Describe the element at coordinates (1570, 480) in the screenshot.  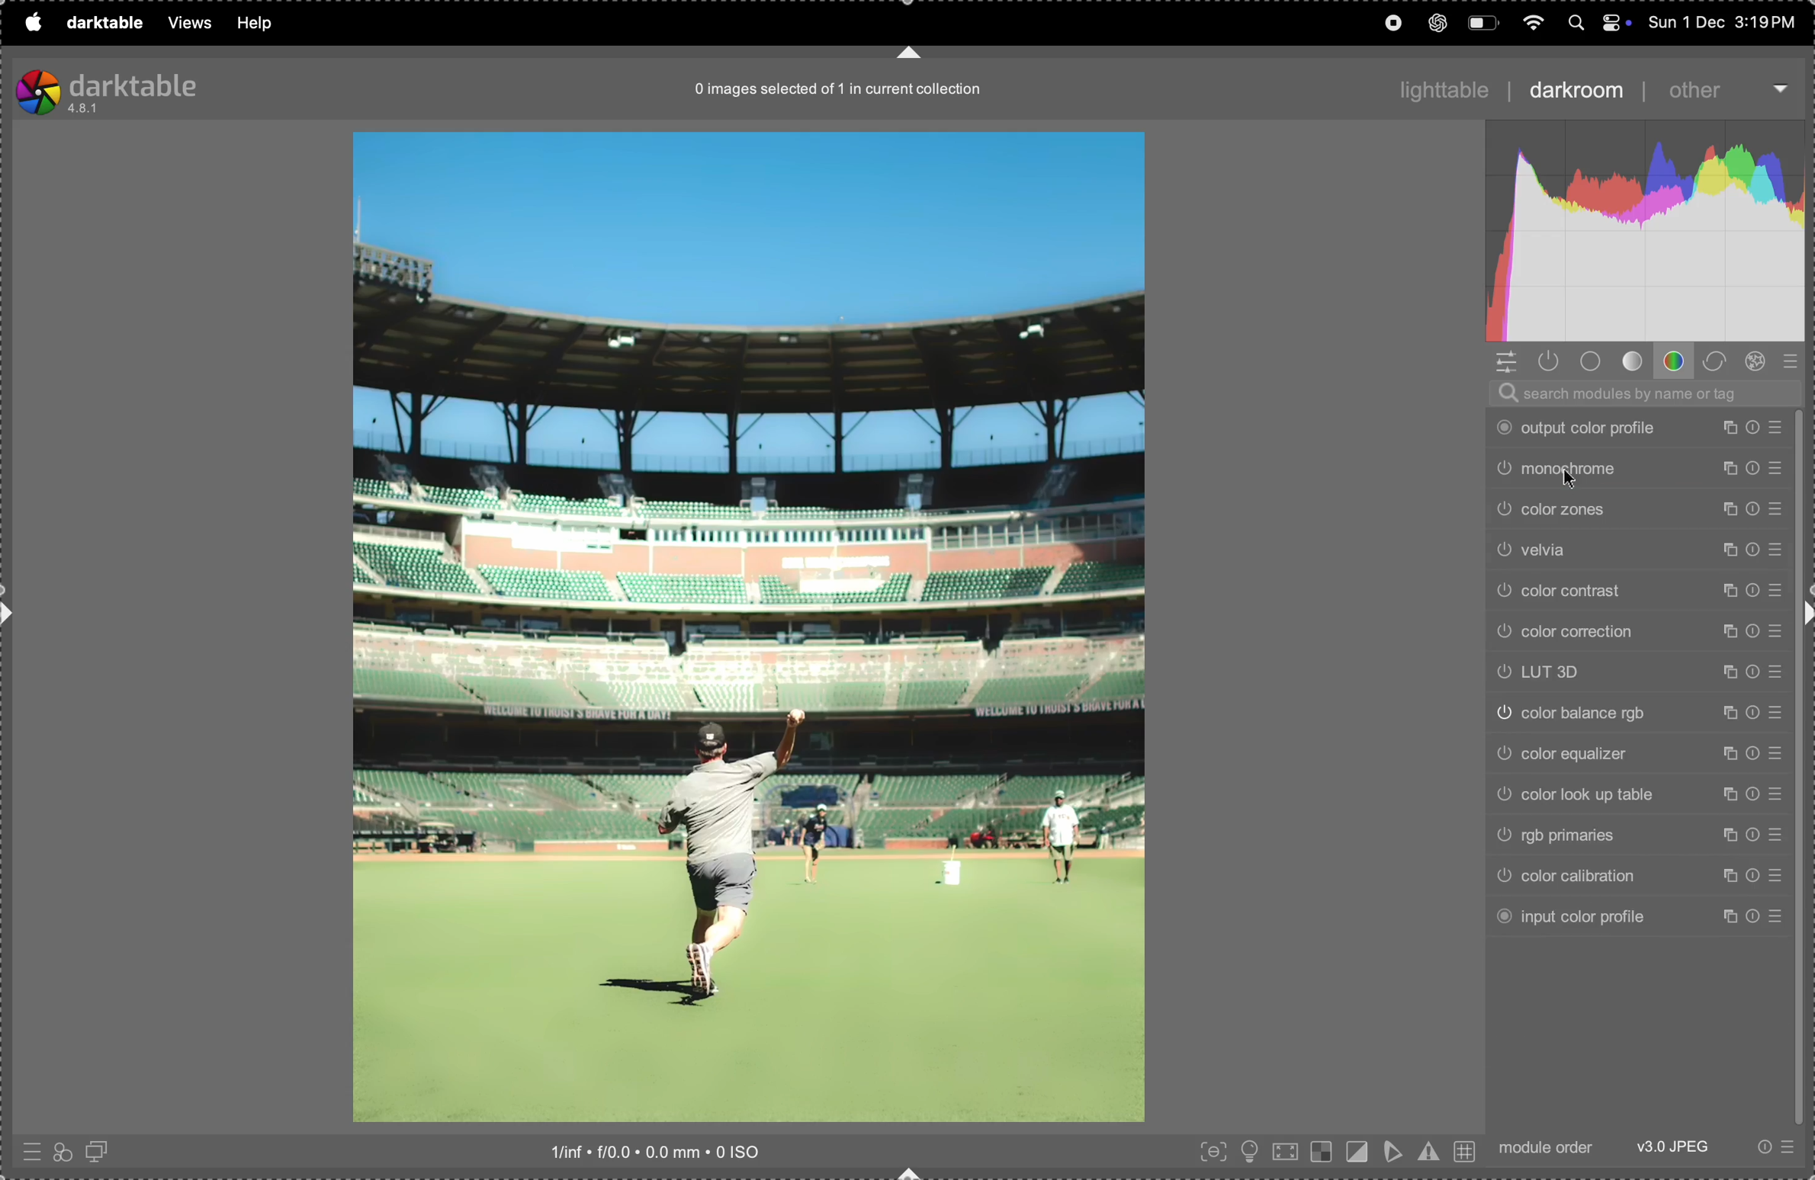
I see `Cursor on monochrome` at that location.